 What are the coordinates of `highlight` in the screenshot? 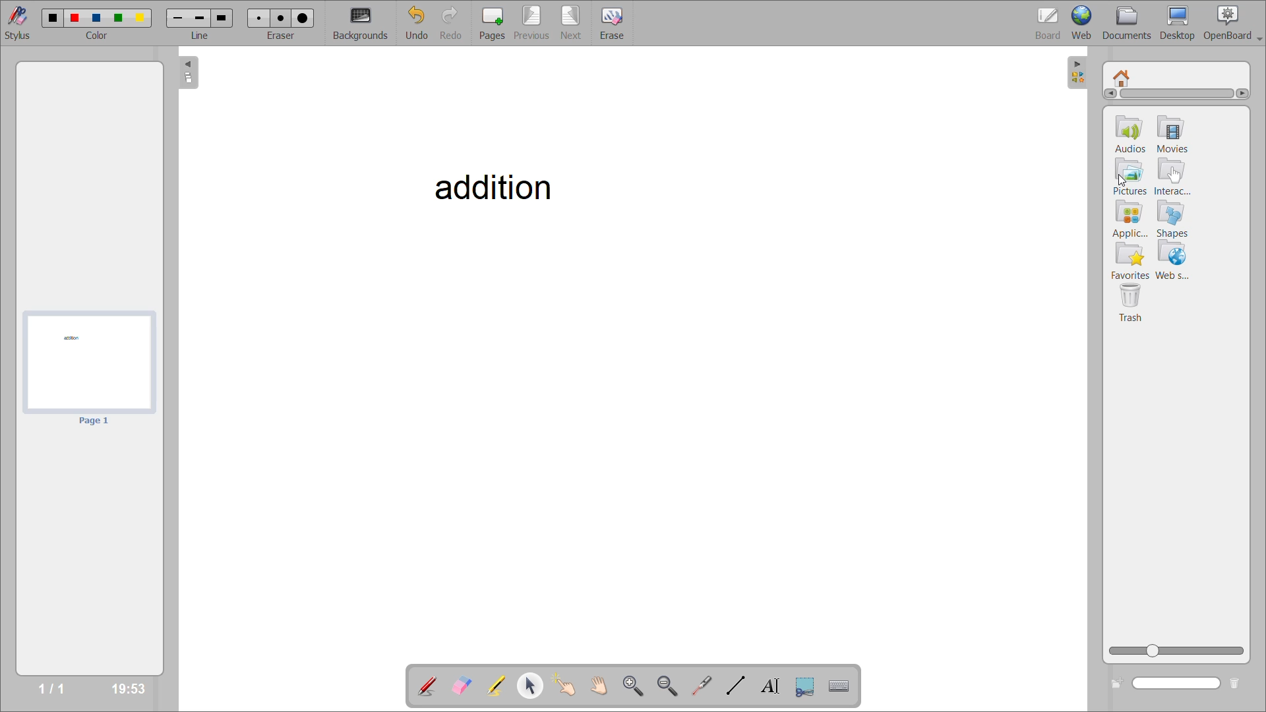 It's located at (500, 687).